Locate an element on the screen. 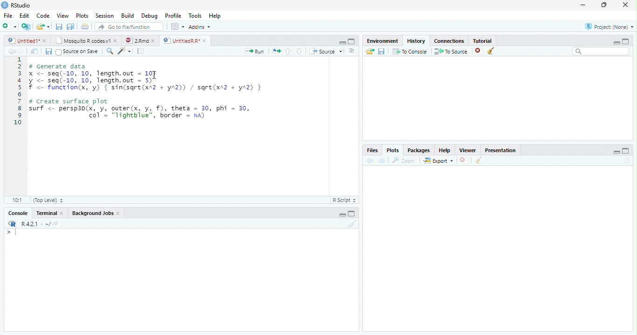 This screenshot has height=335, width=637. Clear all history entries is located at coordinates (491, 51).